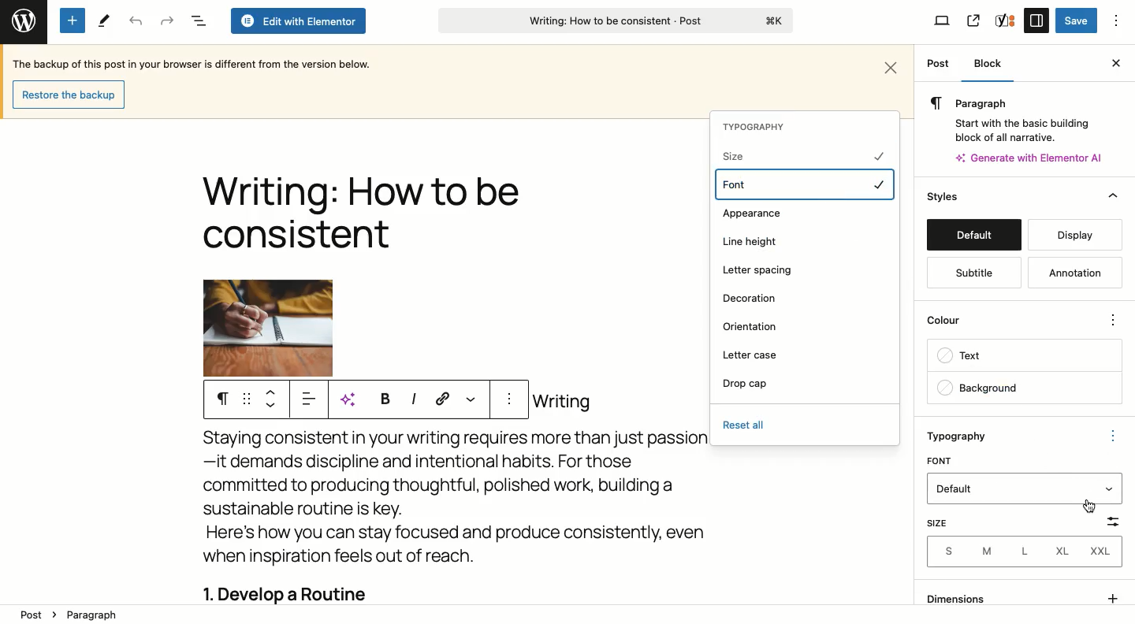 The width and height of the screenshot is (1135, 624). What do you see at coordinates (753, 242) in the screenshot?
I see `Line height` at bounding box center [753, 242].